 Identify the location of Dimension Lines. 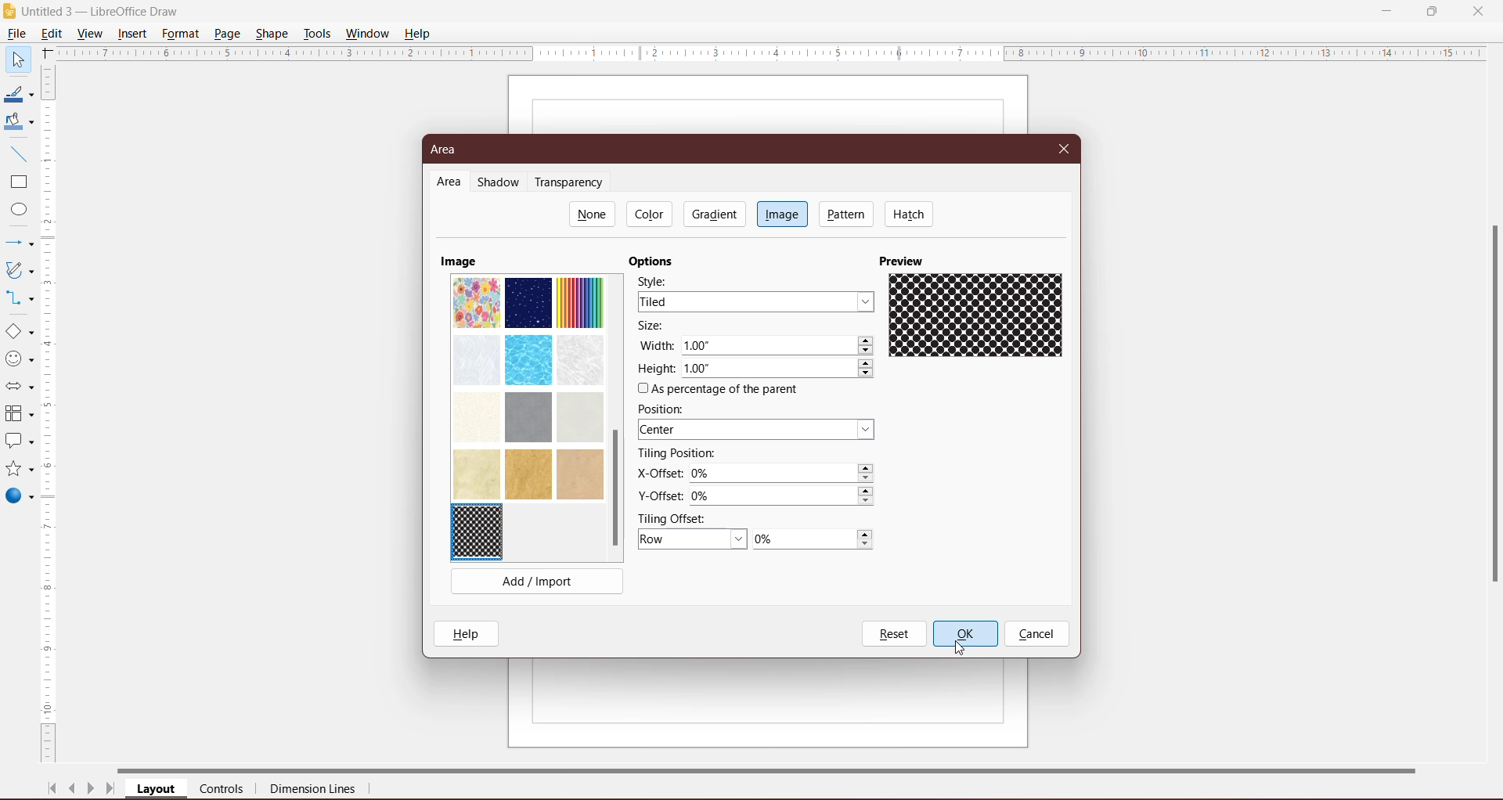
(314, 791).